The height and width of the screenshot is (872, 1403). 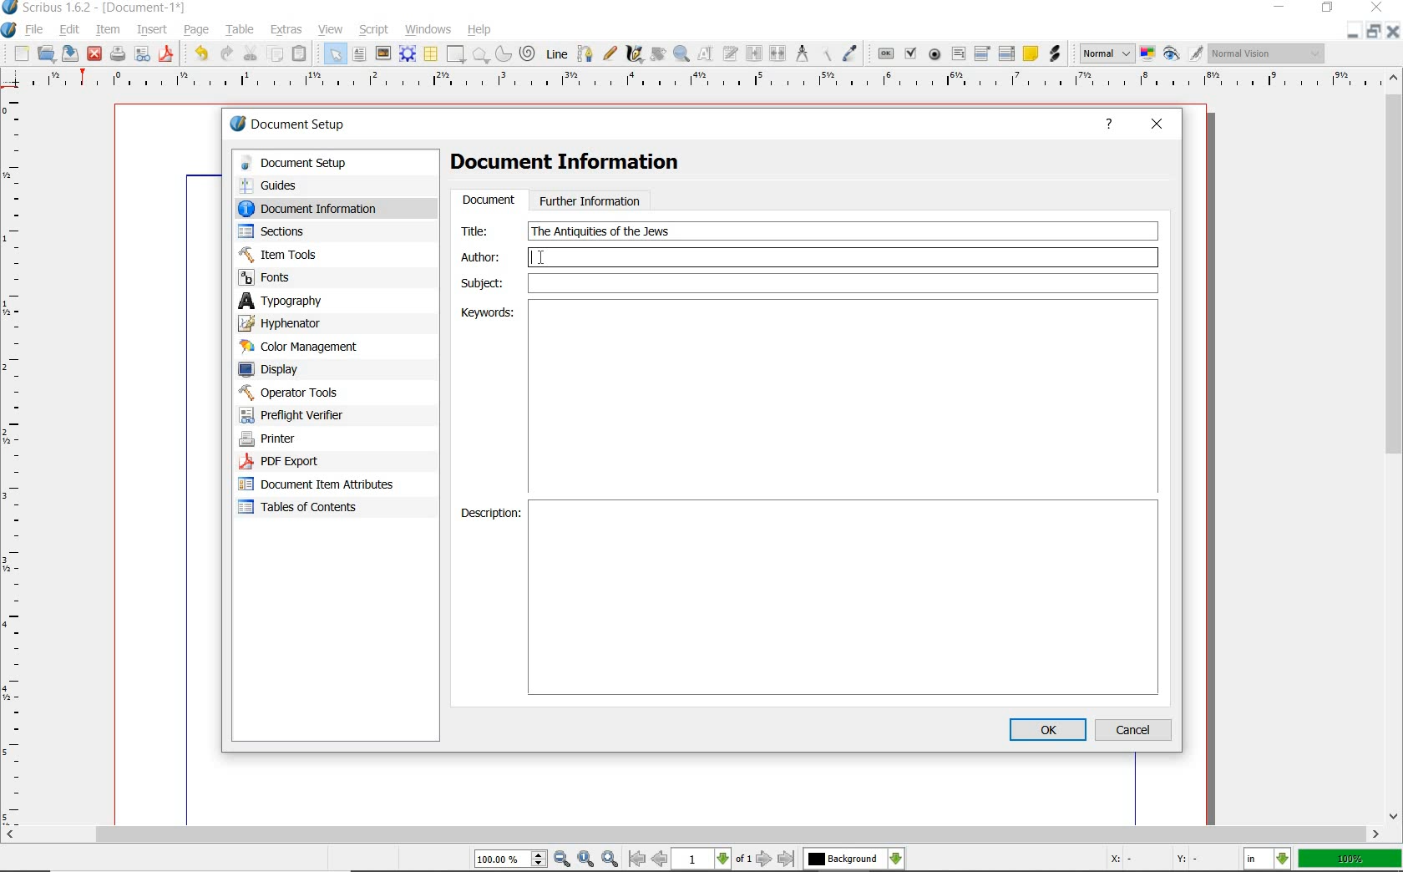 I want to click on Description, so click(x=488, y=515).